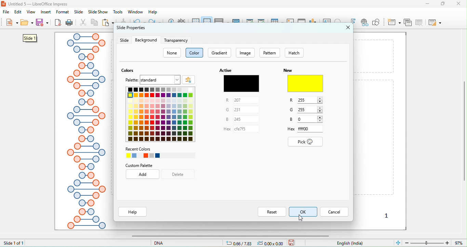 This screenshot has width=467, height=247. What do you see at coordinates (36, 4) in the screenshot?
I see `title` at bounding box center [36, 4].